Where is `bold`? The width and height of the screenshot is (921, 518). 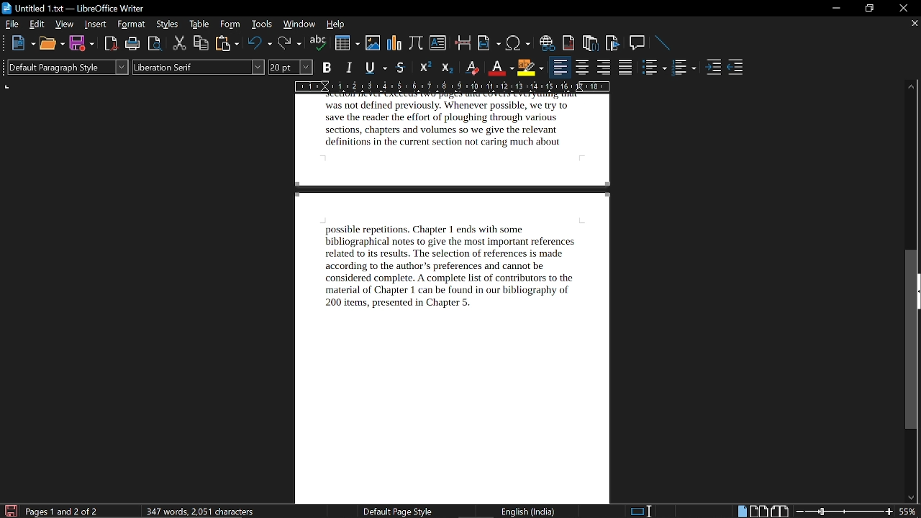 bold is located at coordinates (327, 68).